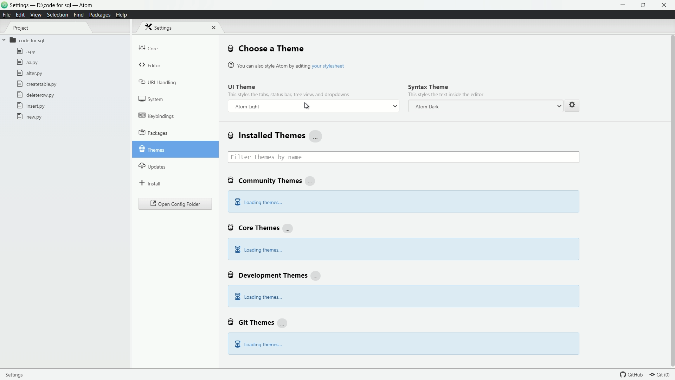  Describe the element at coordinates (153, 133) in the screenshot. I see `packages` at that location.